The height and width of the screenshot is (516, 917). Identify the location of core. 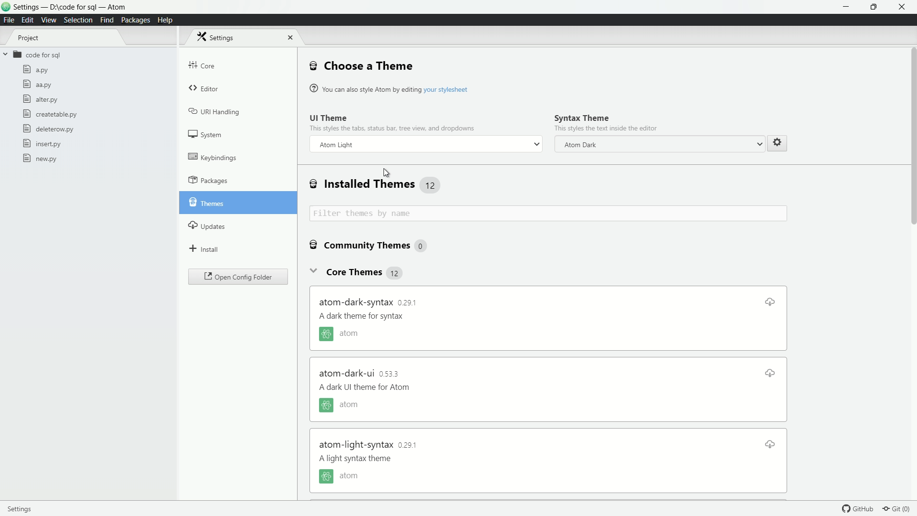
(203, 64).